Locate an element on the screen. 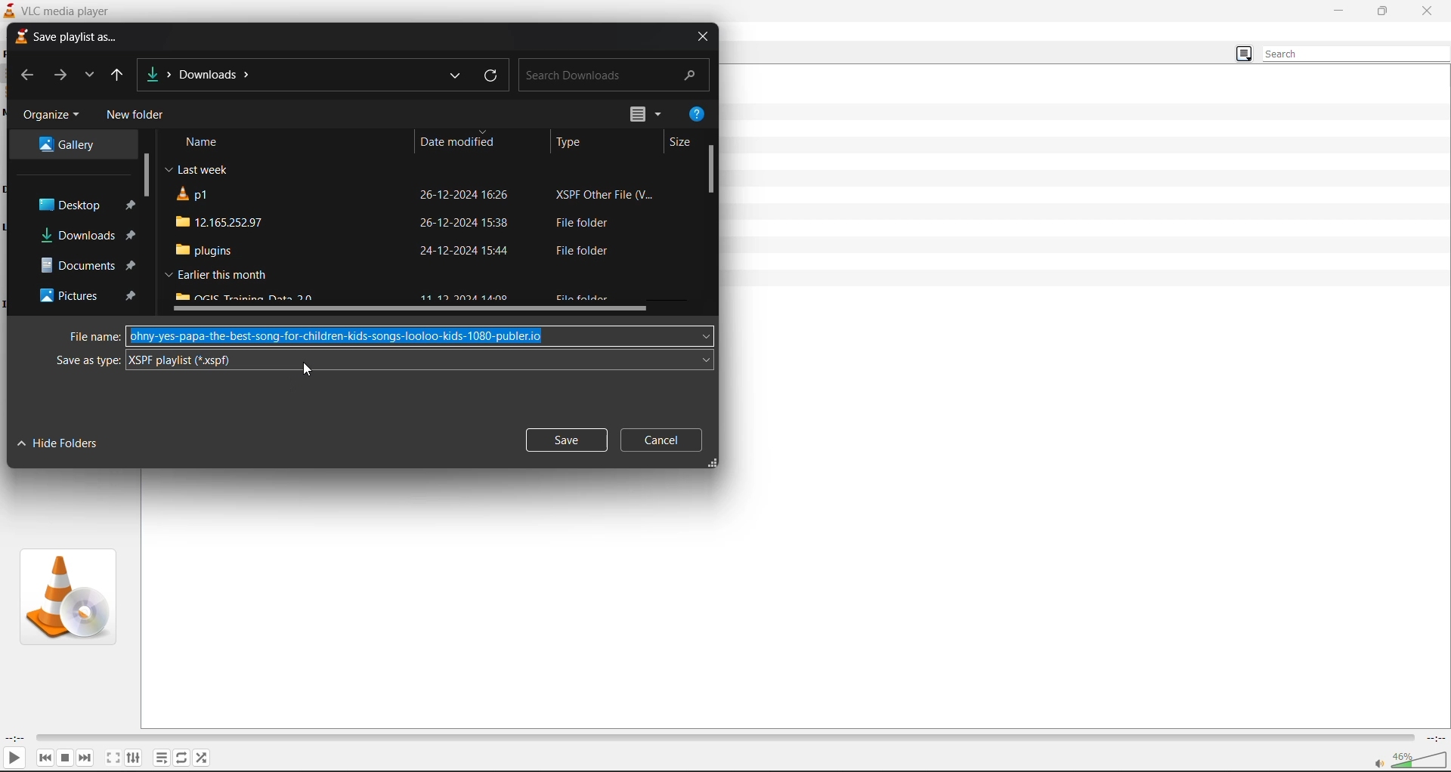 The image size is (1451, 772). cancel is located at coordinates (663, 440).